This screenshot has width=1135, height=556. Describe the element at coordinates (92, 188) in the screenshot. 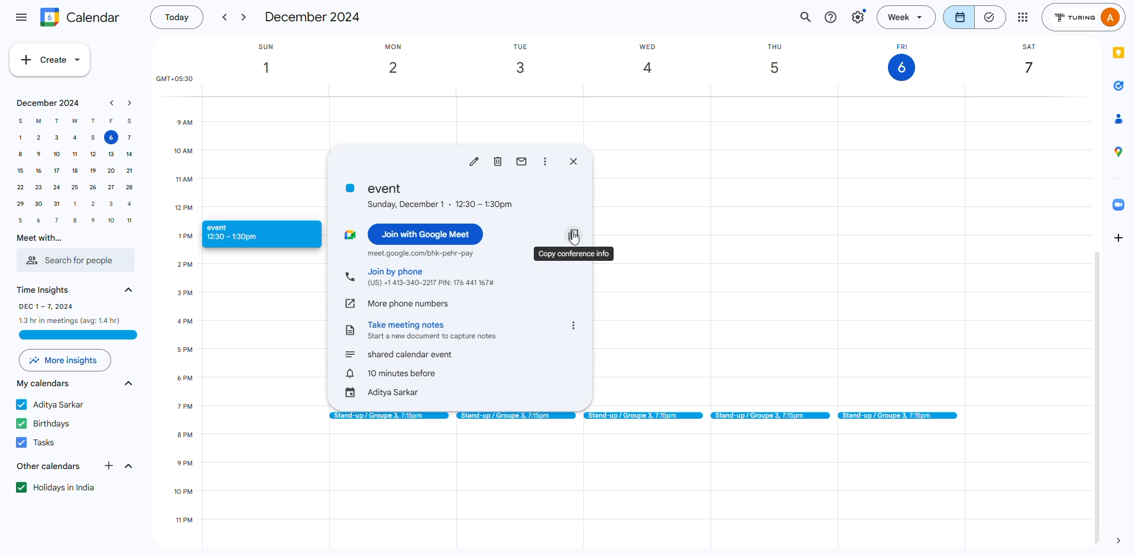

I see `26` at that location.